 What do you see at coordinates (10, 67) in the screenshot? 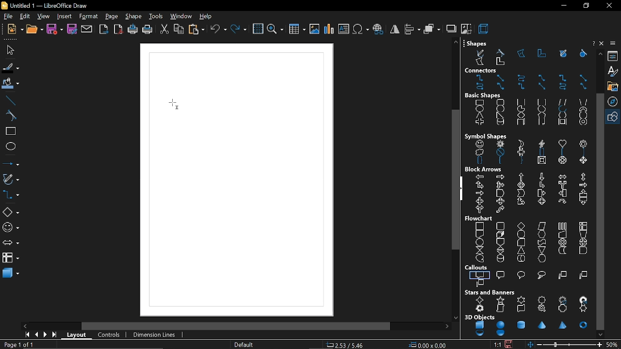
I see `fill line` at bounding box center [10, 67].